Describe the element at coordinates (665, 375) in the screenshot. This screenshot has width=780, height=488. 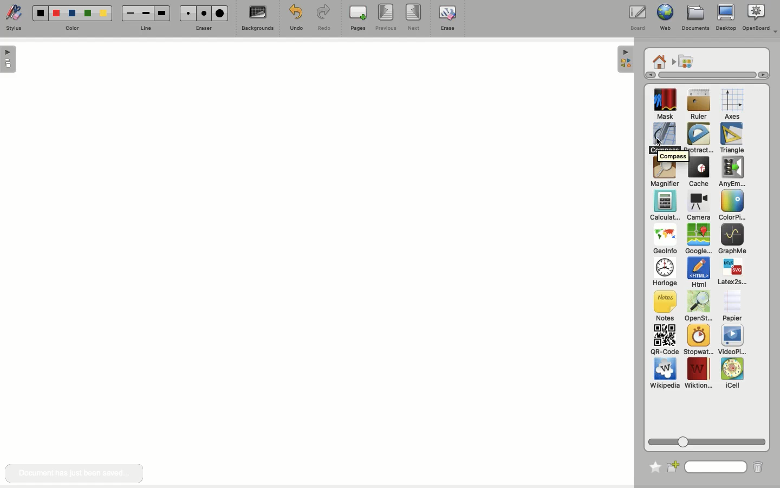
I see `Wikipedia` at that location.